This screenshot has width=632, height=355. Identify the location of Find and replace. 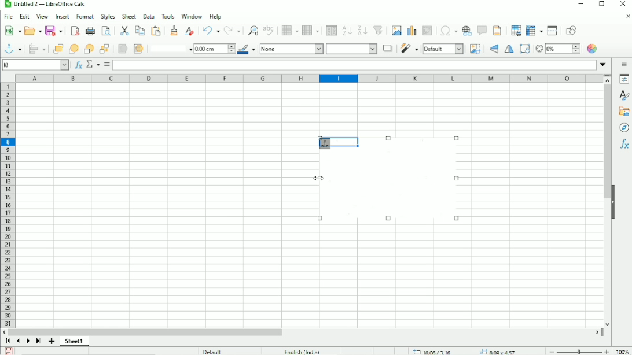
(252, 29).